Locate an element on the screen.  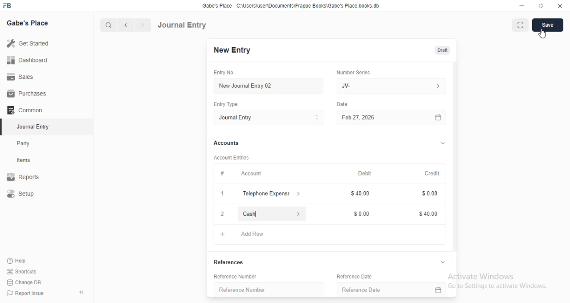
Minimize is located at coordinates (522, 6).